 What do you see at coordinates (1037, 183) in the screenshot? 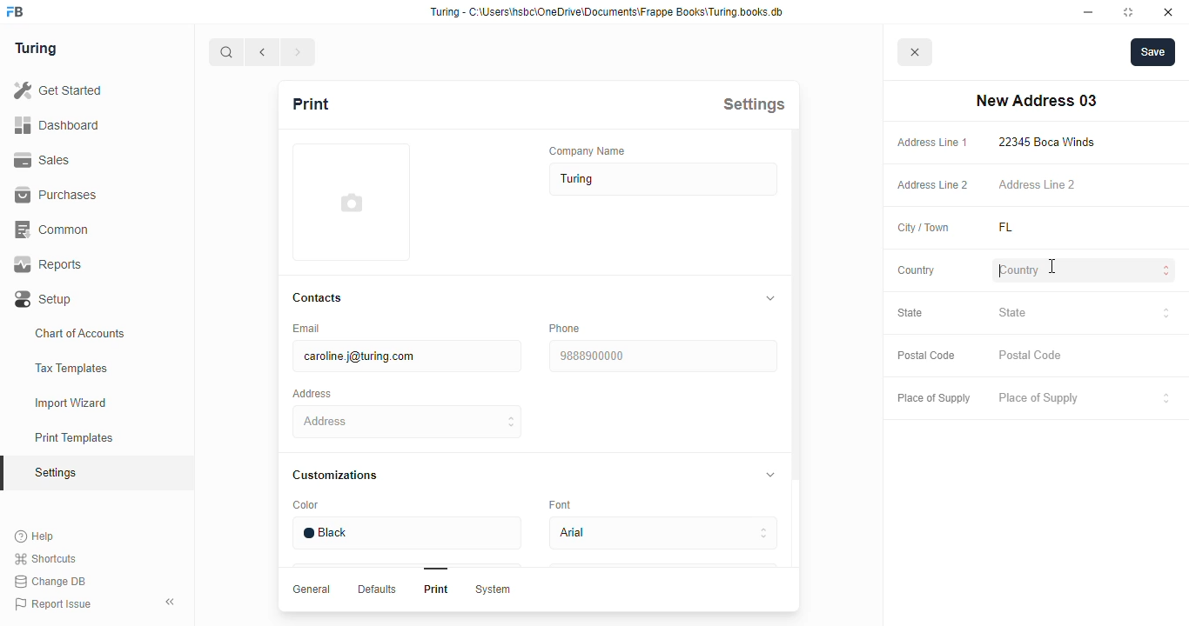
I see `address line 2` at bounding box center [1037, 183].